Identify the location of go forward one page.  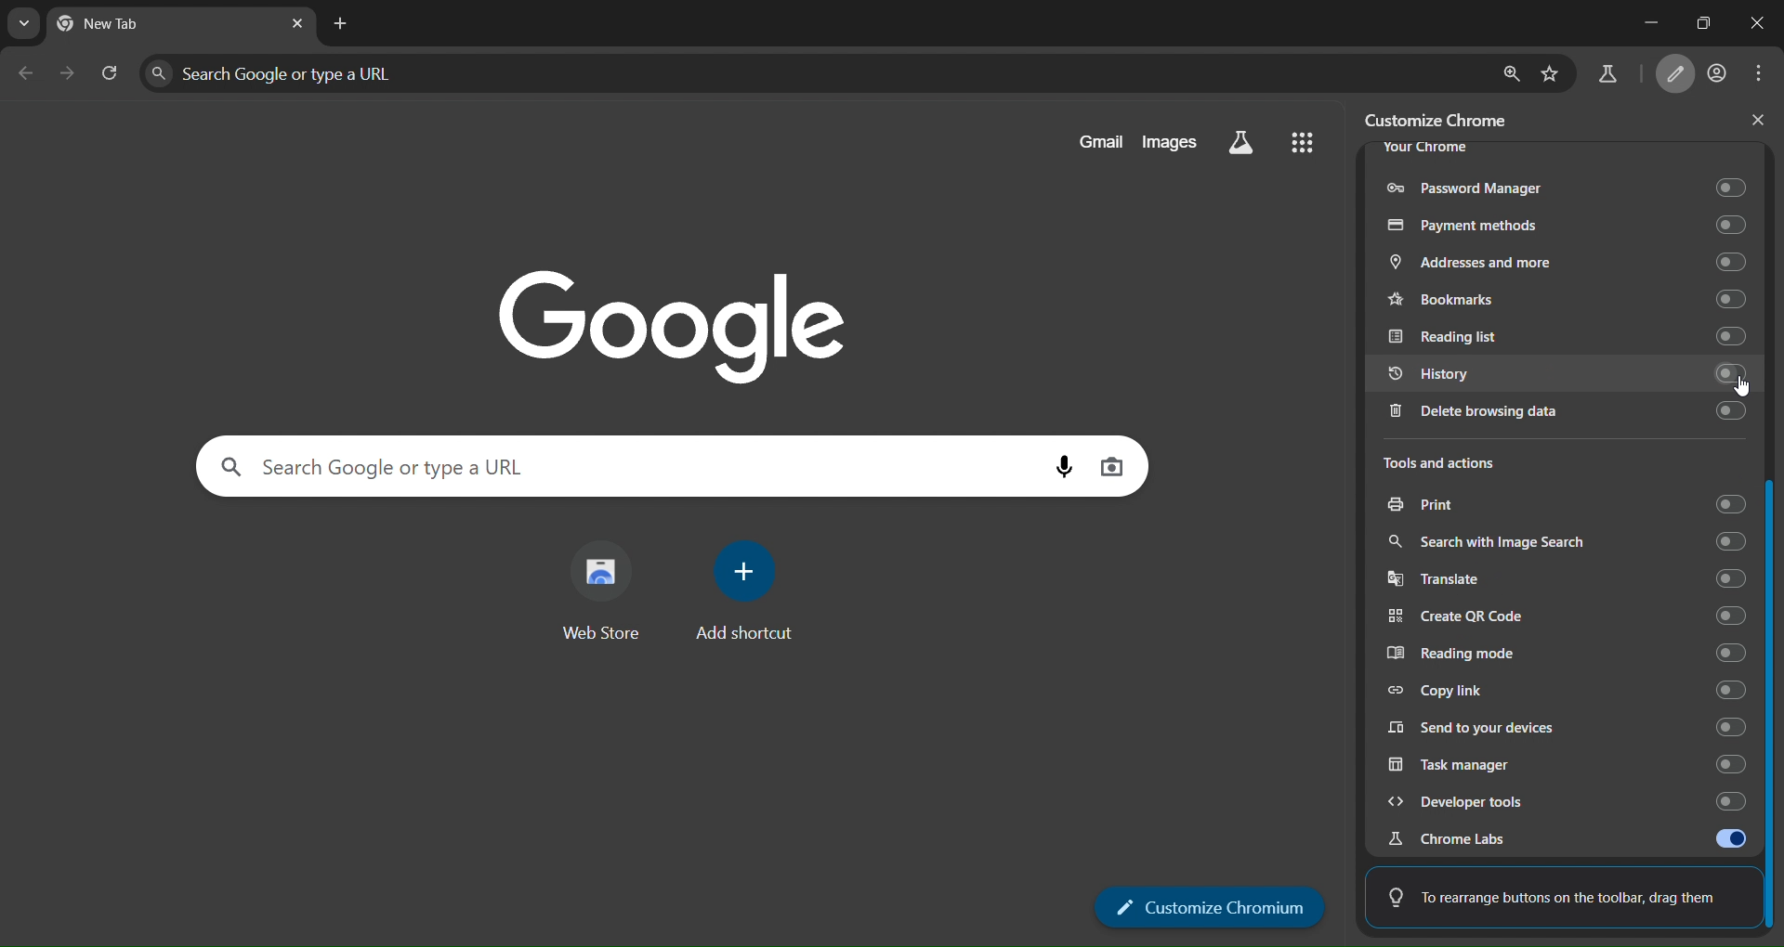
(68, 72).